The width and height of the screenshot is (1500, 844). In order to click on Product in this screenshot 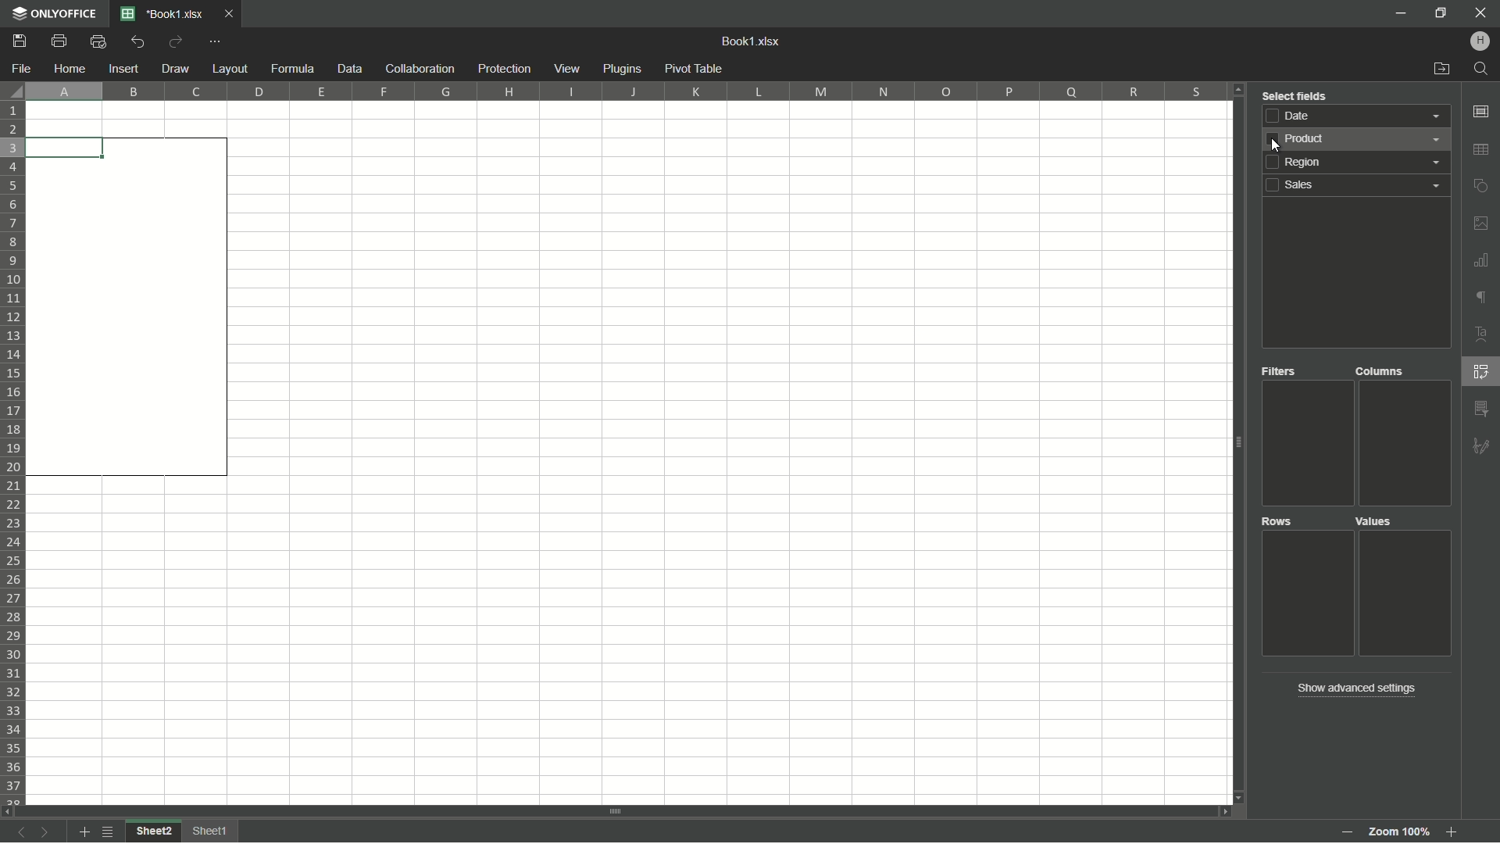, I will do `click(1358, 141)`.